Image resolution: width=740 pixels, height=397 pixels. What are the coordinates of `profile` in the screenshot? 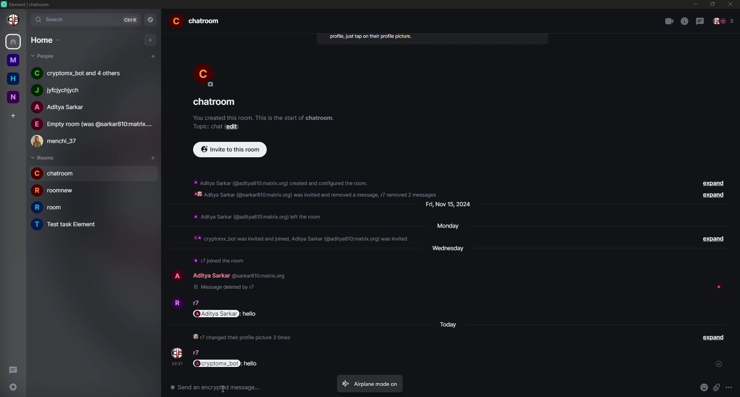 It's located at (176, 303).